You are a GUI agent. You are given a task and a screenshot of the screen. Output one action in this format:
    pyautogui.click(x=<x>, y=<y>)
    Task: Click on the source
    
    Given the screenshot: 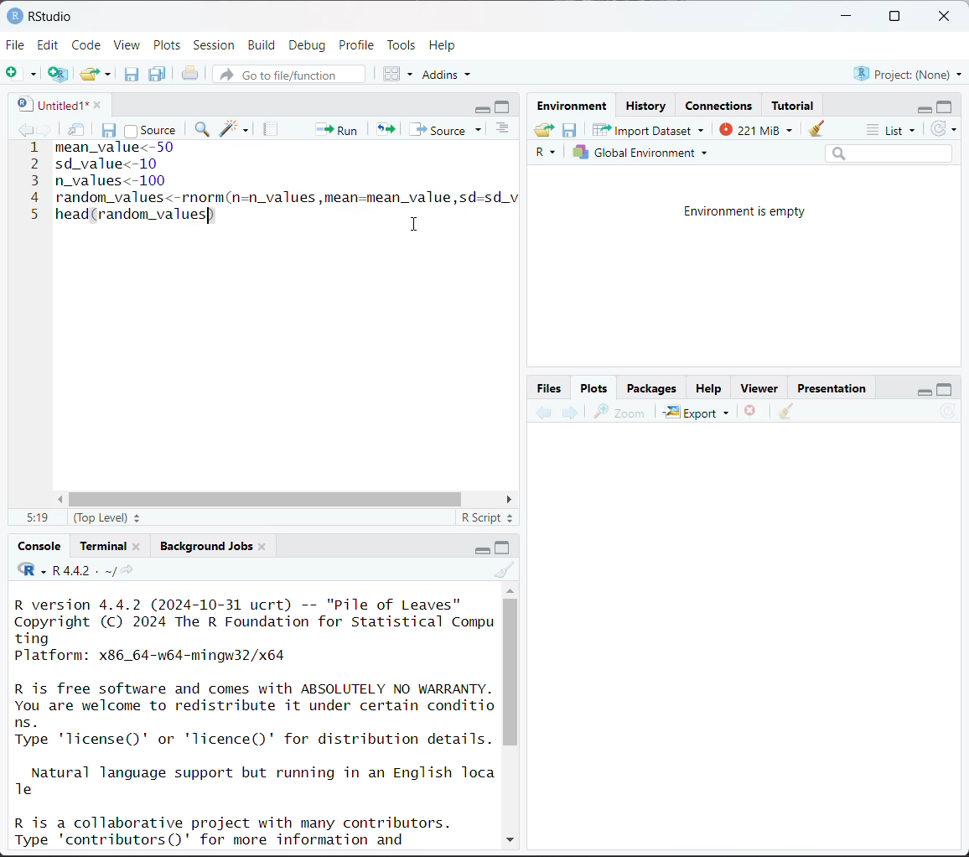 What is the action you would take?
    pyautogui.click(x=150, y=128)
    